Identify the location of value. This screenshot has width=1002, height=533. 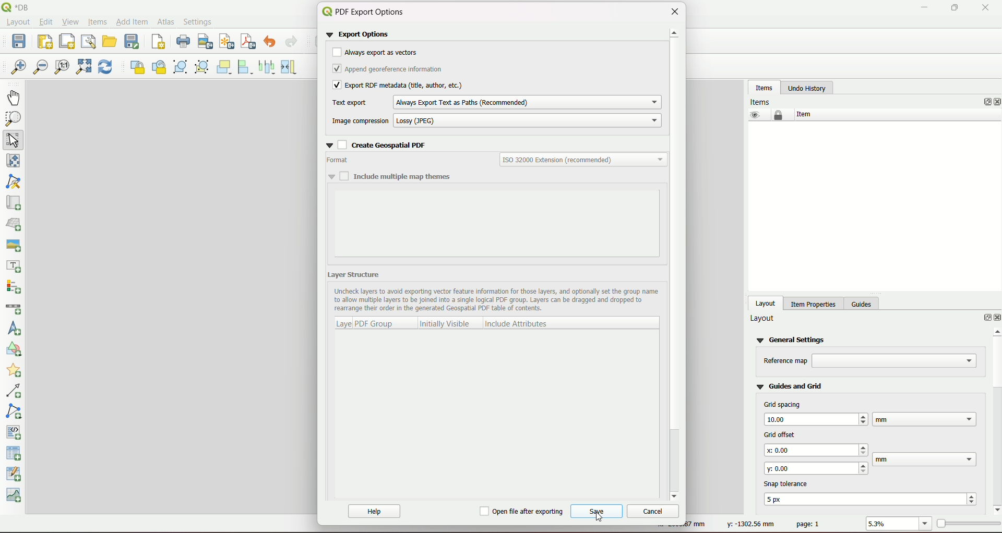
(891, 524).